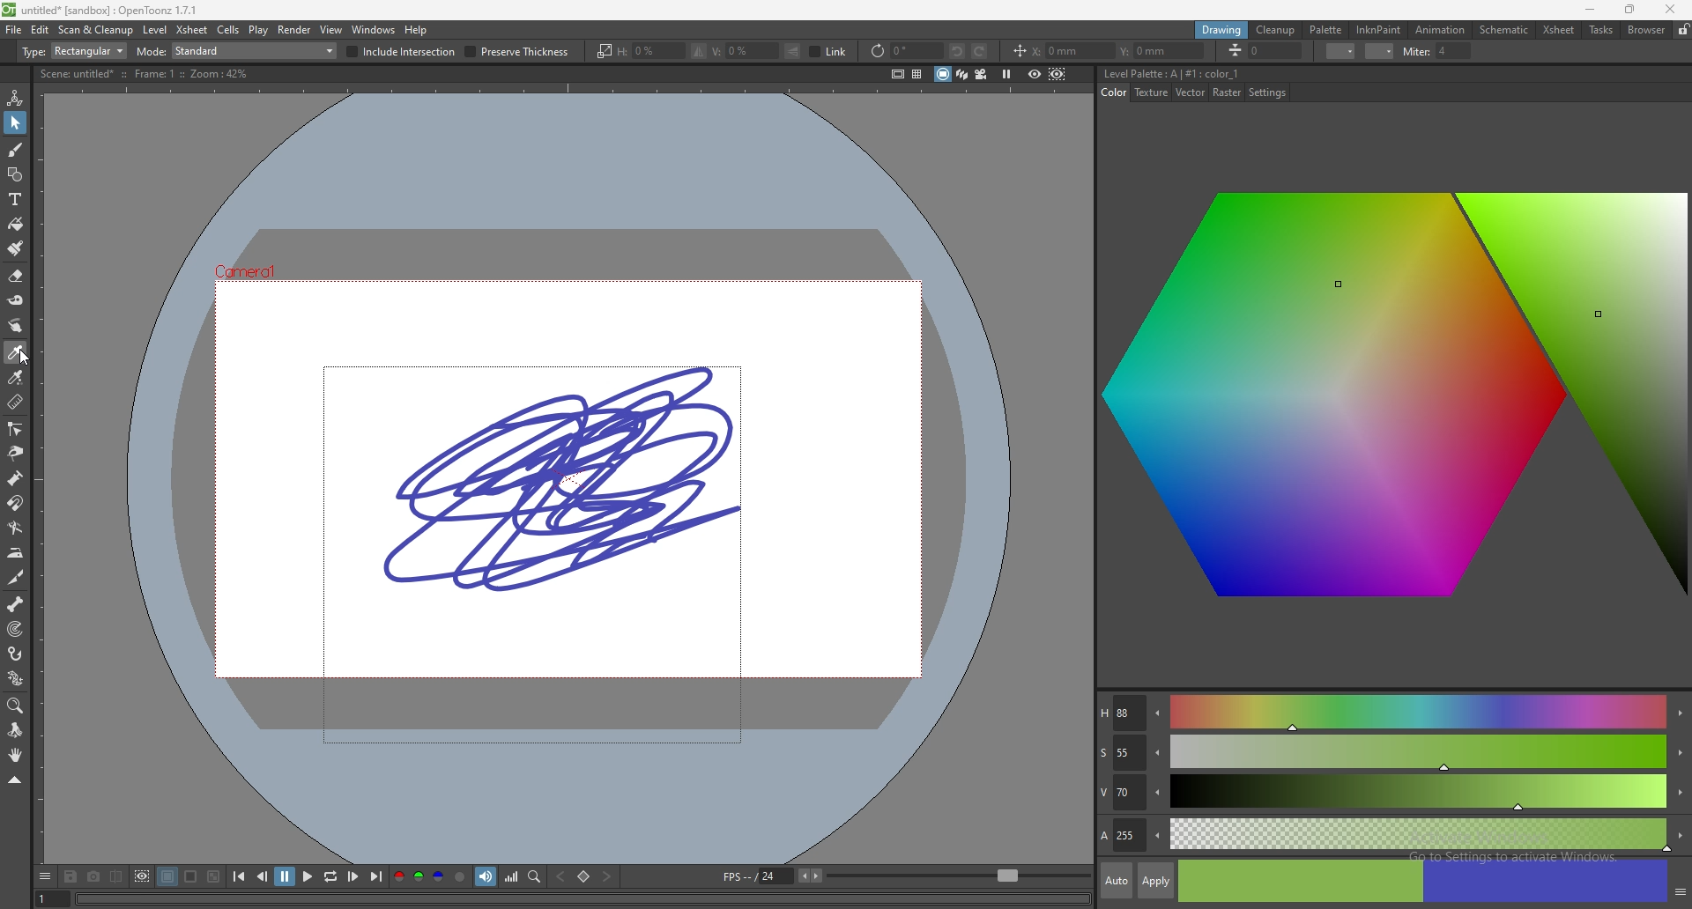 The height and width of the screenshot is (909, 1692). Describe the element at coordinates (374, 29) in the screenshot. I see `windows` at that location.